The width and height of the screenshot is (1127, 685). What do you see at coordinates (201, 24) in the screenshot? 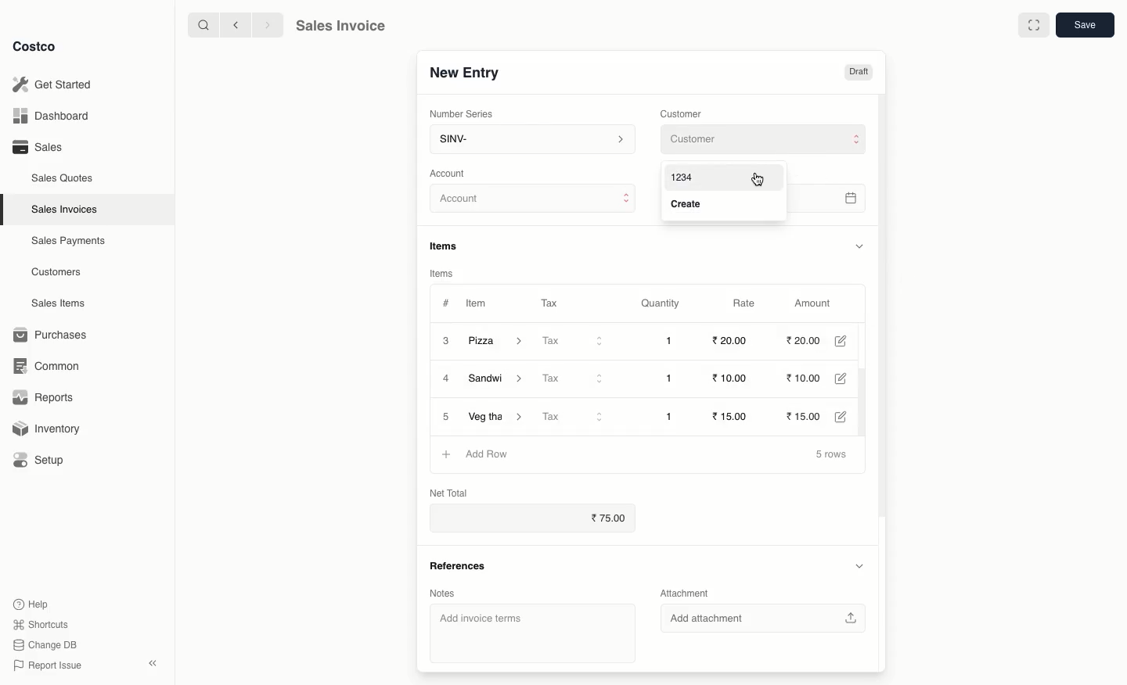
I see `Search` at bounding box center [201, 24].